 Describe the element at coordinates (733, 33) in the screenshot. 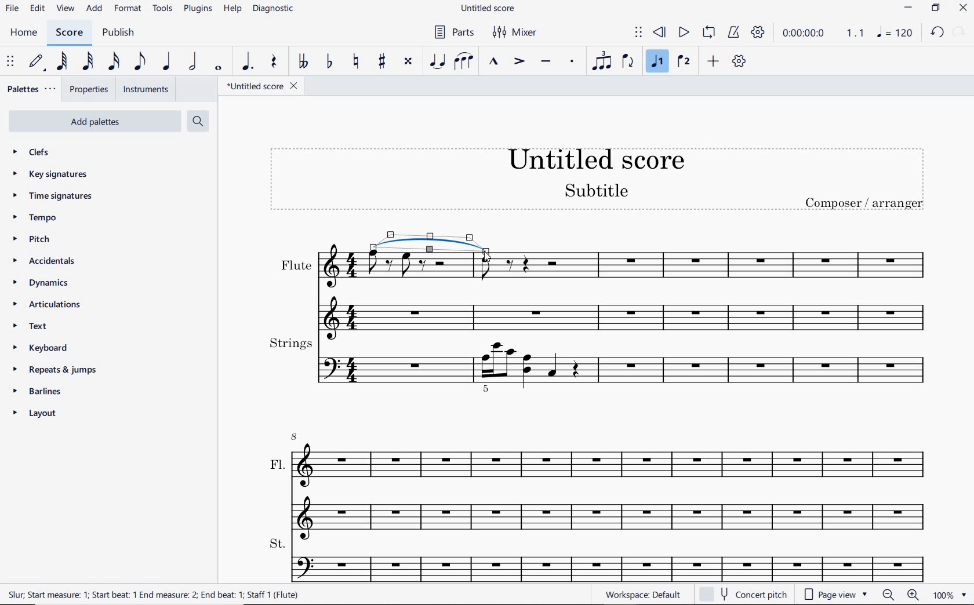

I see `METRONOME` at that location.